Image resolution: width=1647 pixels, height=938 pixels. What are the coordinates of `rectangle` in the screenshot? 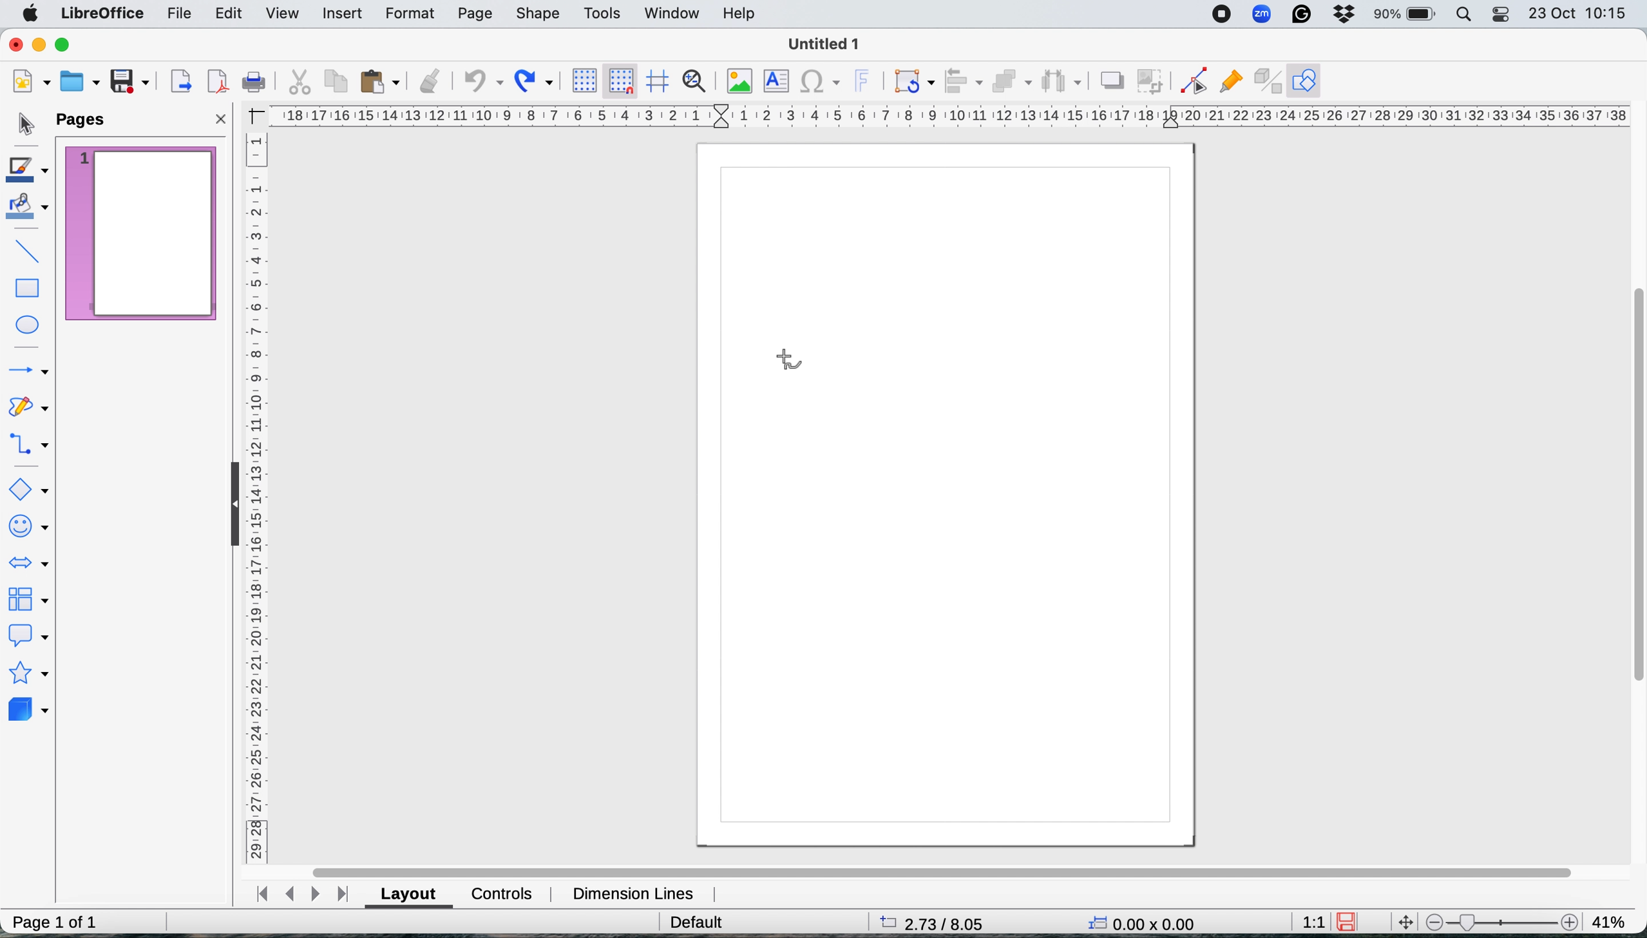 It's located at (28, 287).